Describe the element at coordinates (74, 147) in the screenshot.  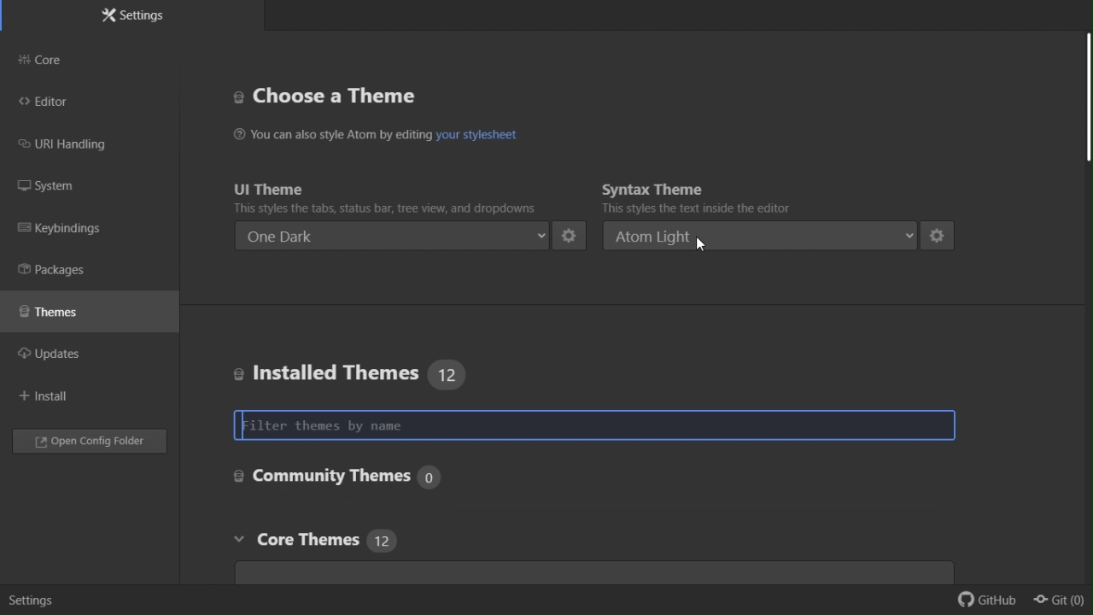
I see `URI handling` at that location.